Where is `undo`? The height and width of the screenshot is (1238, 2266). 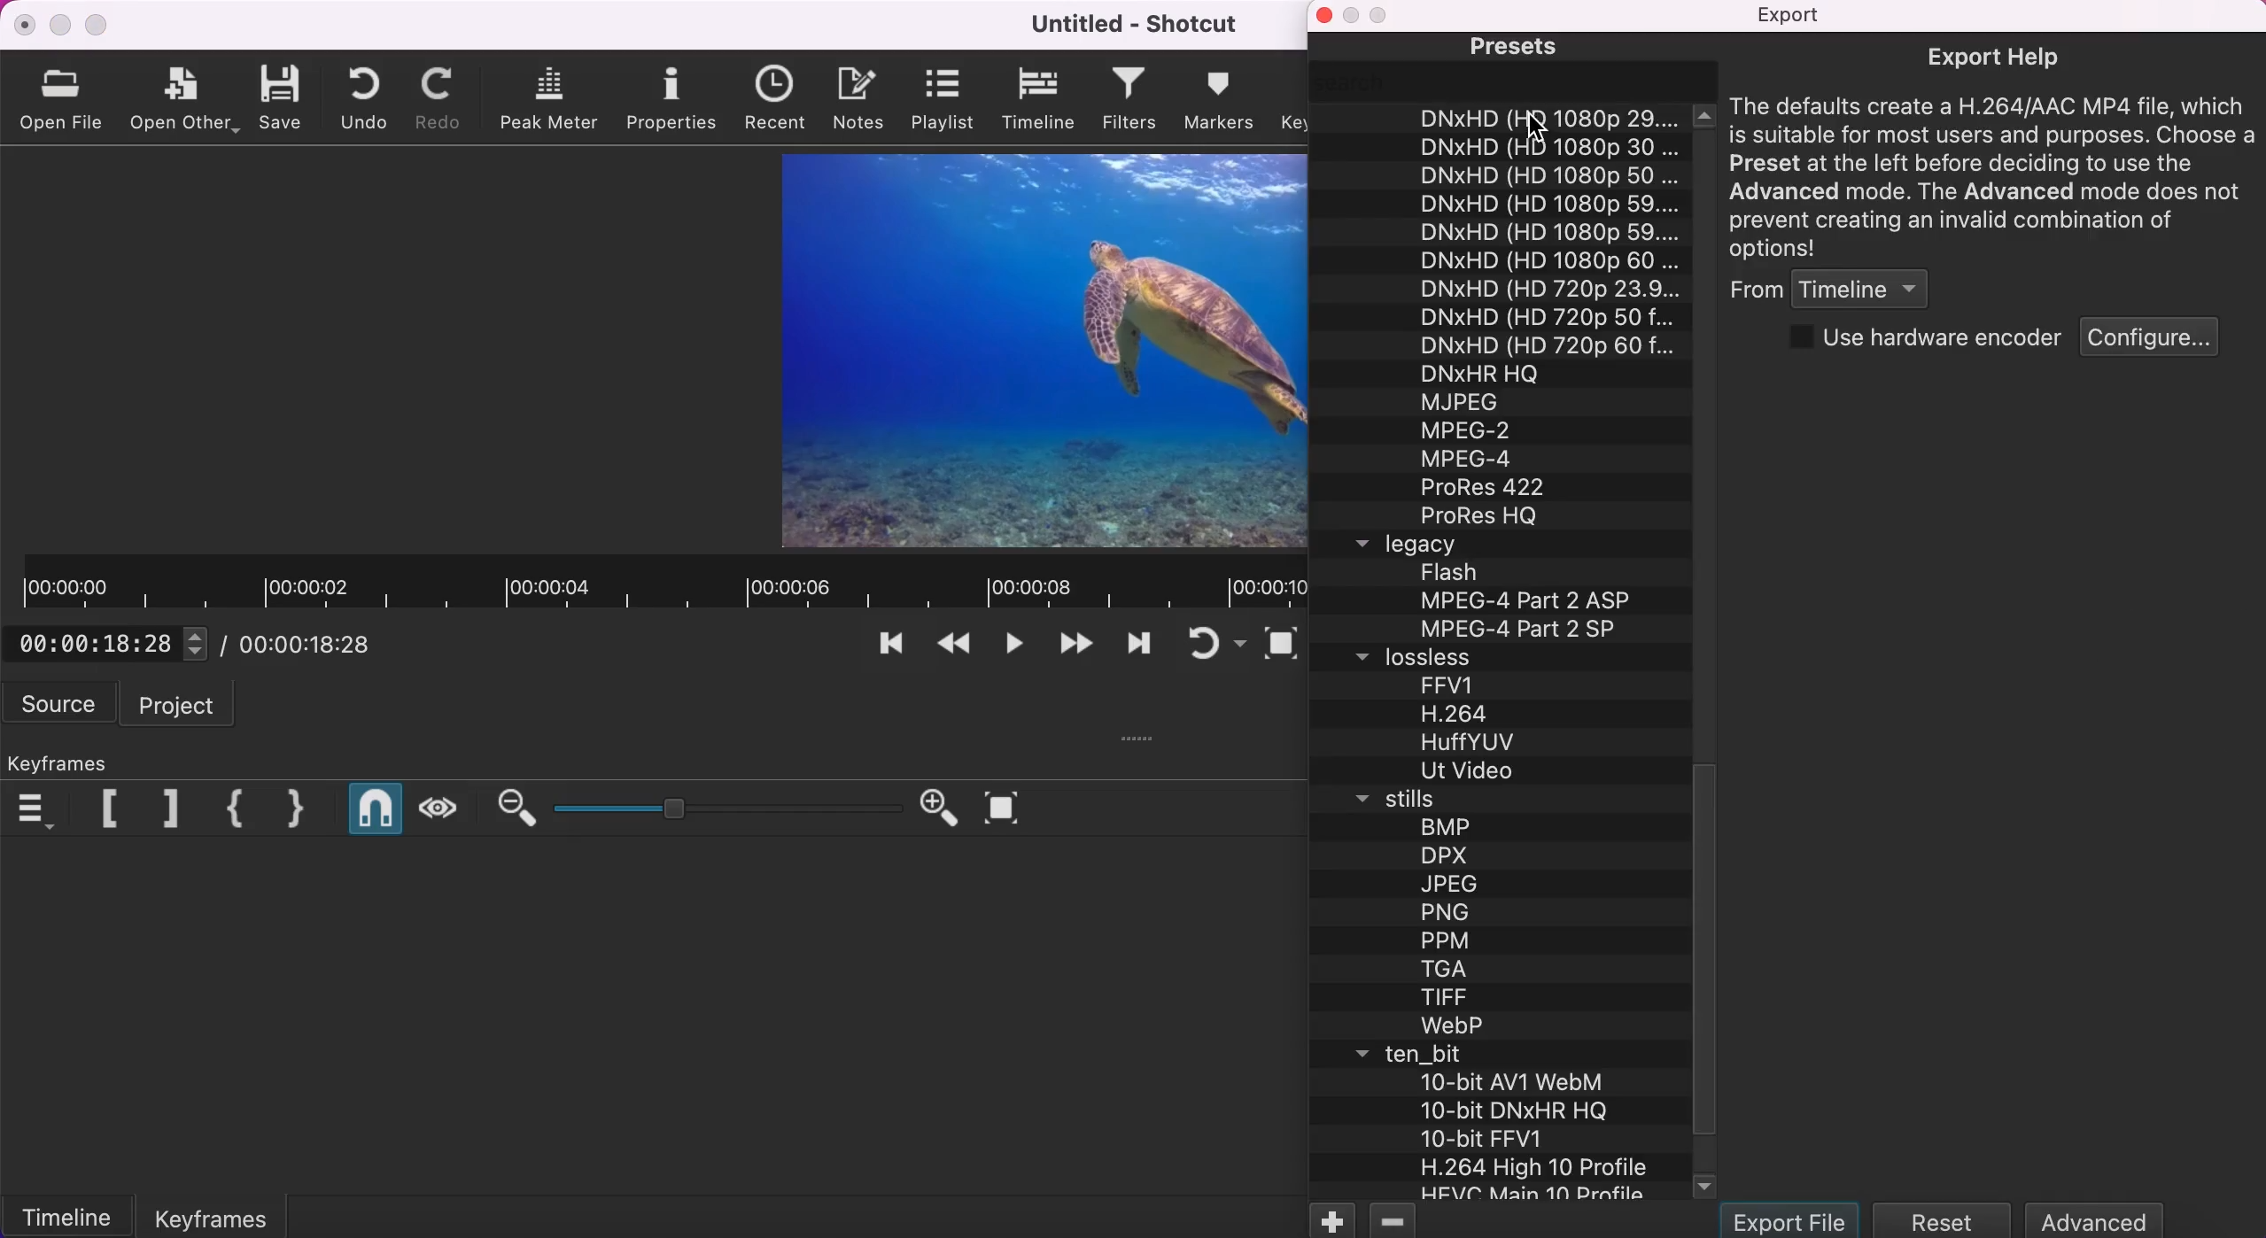
undo is located at coordinates (369, 97).